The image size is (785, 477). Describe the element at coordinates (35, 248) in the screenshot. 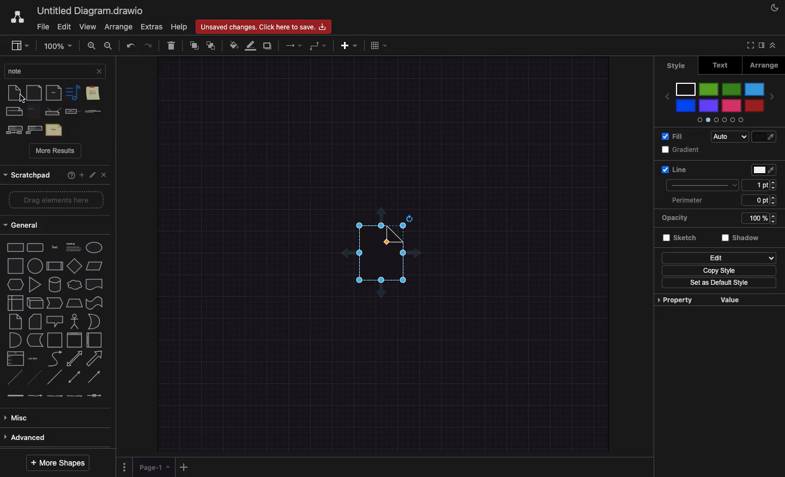

I see `rounded rectangle` at that location.